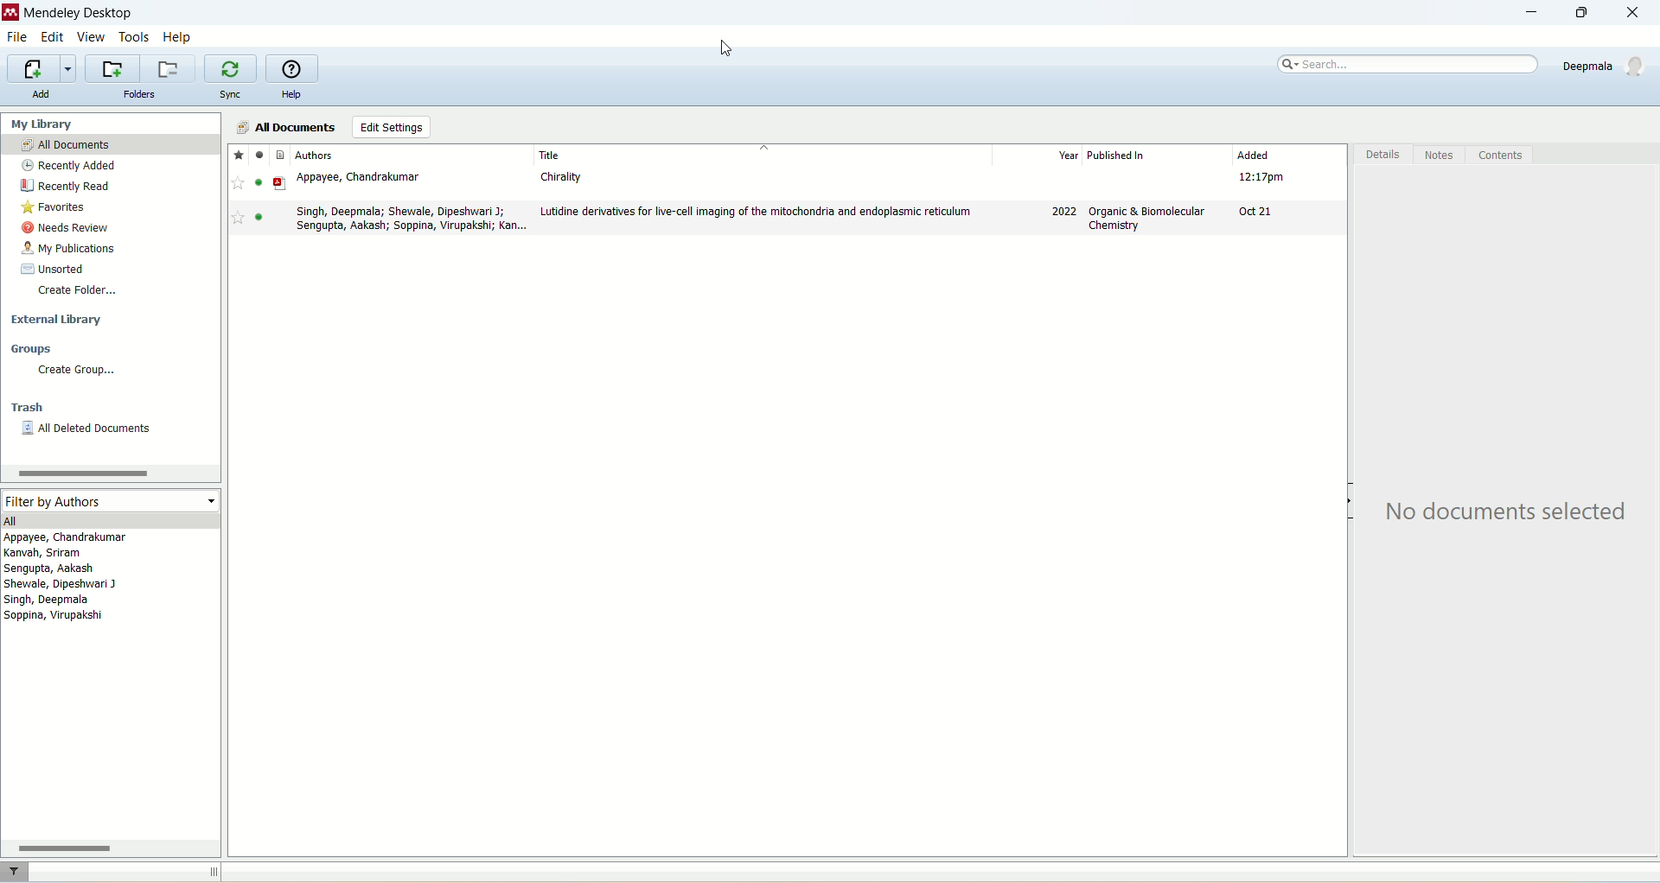  What do you see at coordinates (64, 123) in the screenshot?
I see `my library` at bounding box center [64, 123].